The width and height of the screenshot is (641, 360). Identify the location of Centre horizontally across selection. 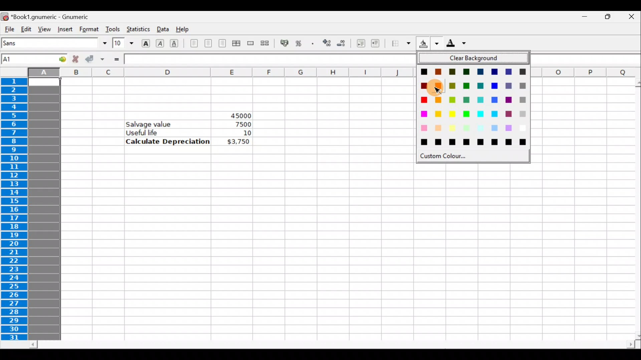
(236, 44).